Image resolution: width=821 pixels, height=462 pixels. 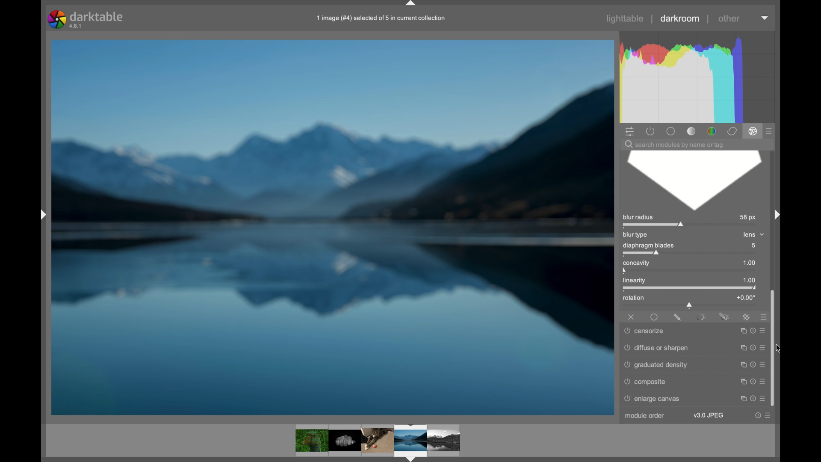 I want to click on histogram, so click(x=700, y=76).